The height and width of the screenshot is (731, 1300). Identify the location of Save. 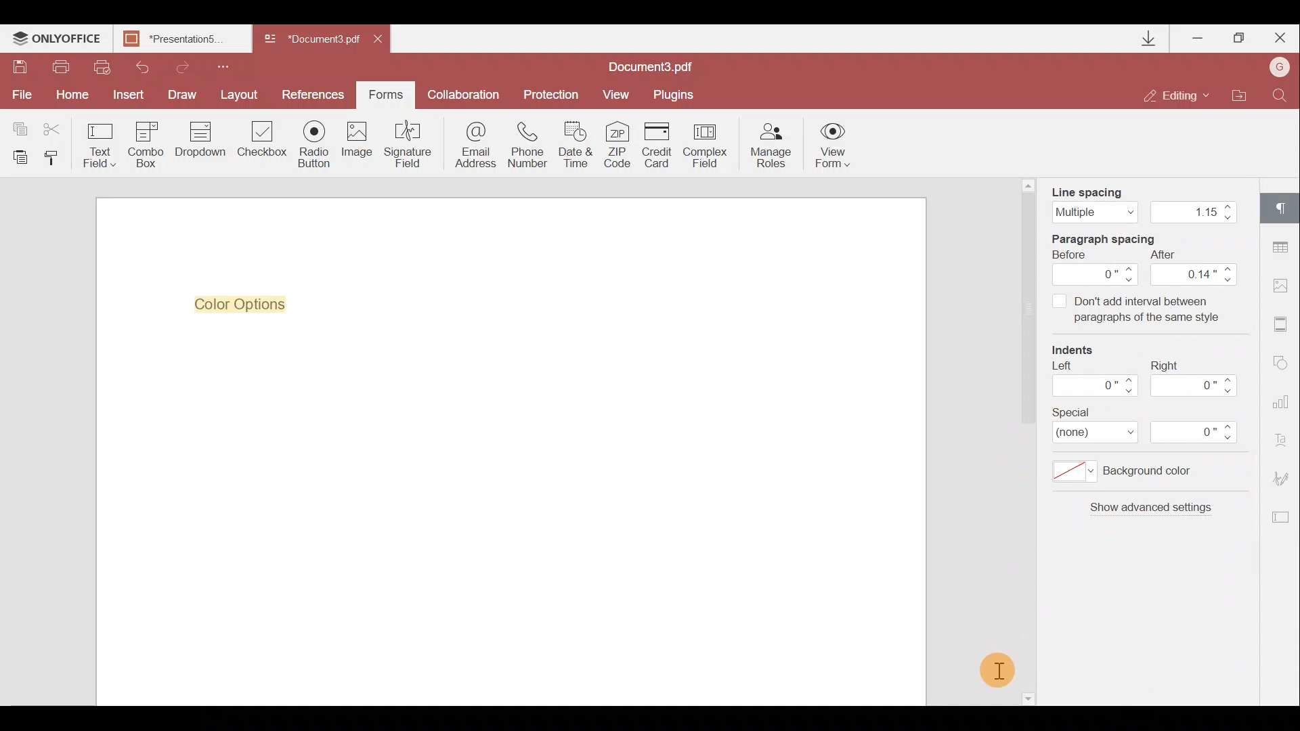
(20, 67).